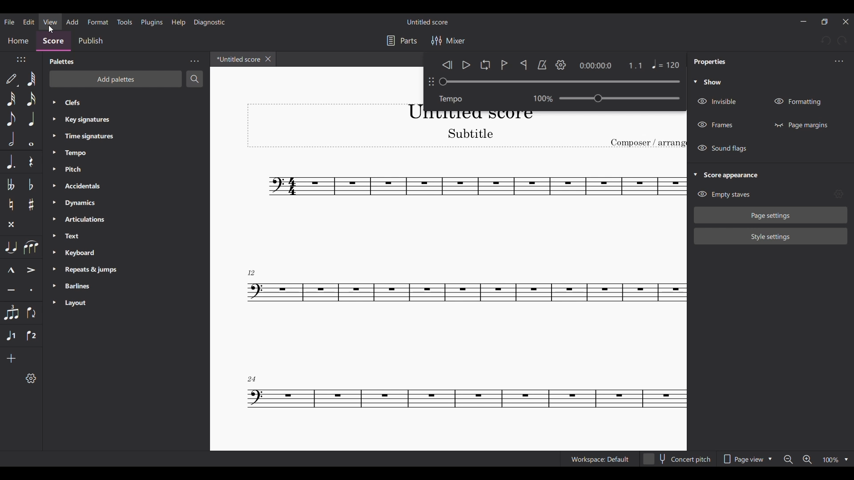 The width and height of the screenshot is (854, 480). Describe the element at coordinates (178, 22) in the screenshot. I see `Help` at that location.